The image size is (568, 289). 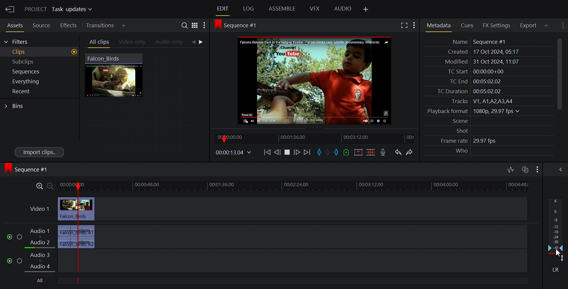 I want to click on Undo , so click(x=398, y=152).